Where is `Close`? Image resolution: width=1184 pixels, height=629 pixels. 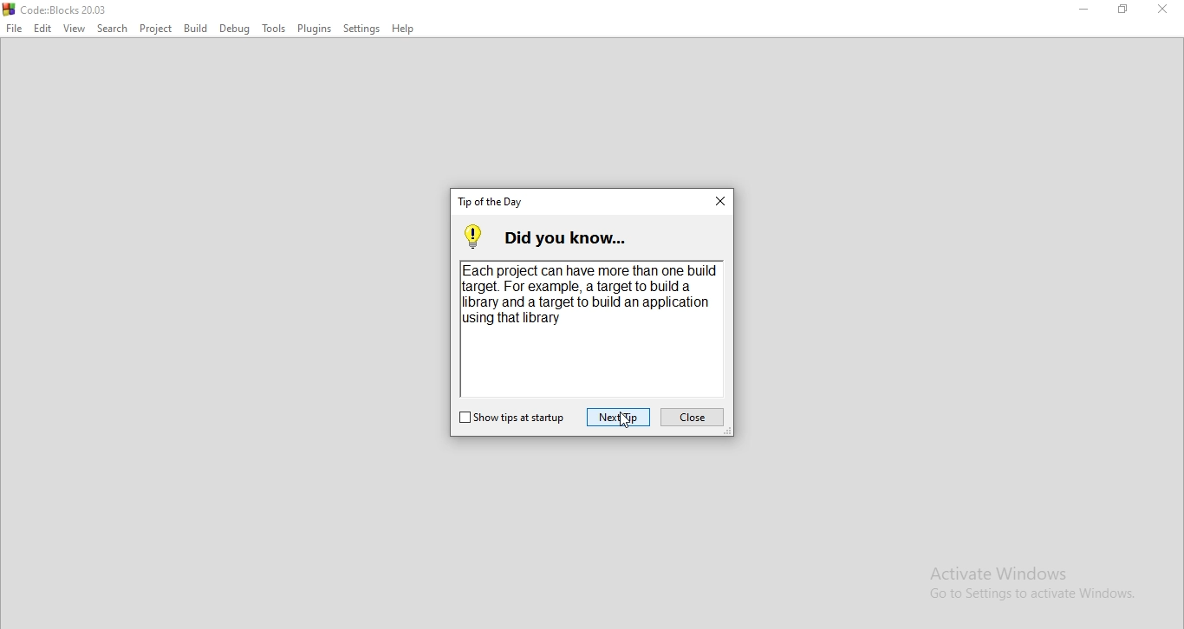
Close is located at coordinates (1159, 10).